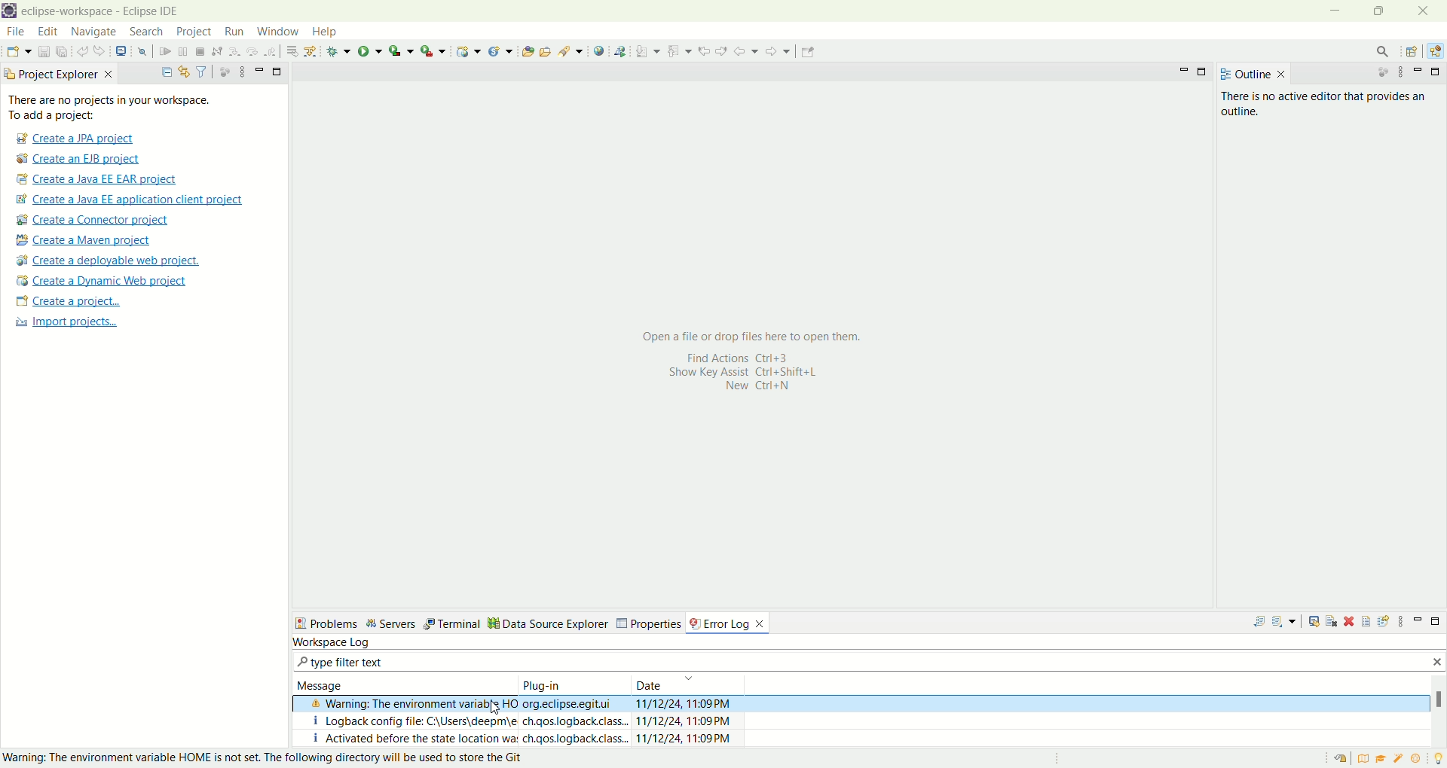 The width and height of the screenshot is (1447, 768). What do you see at coordinates (619, 51) in the screenshot?
I see `launch the web service explorer` at bounding box center [619, 51].